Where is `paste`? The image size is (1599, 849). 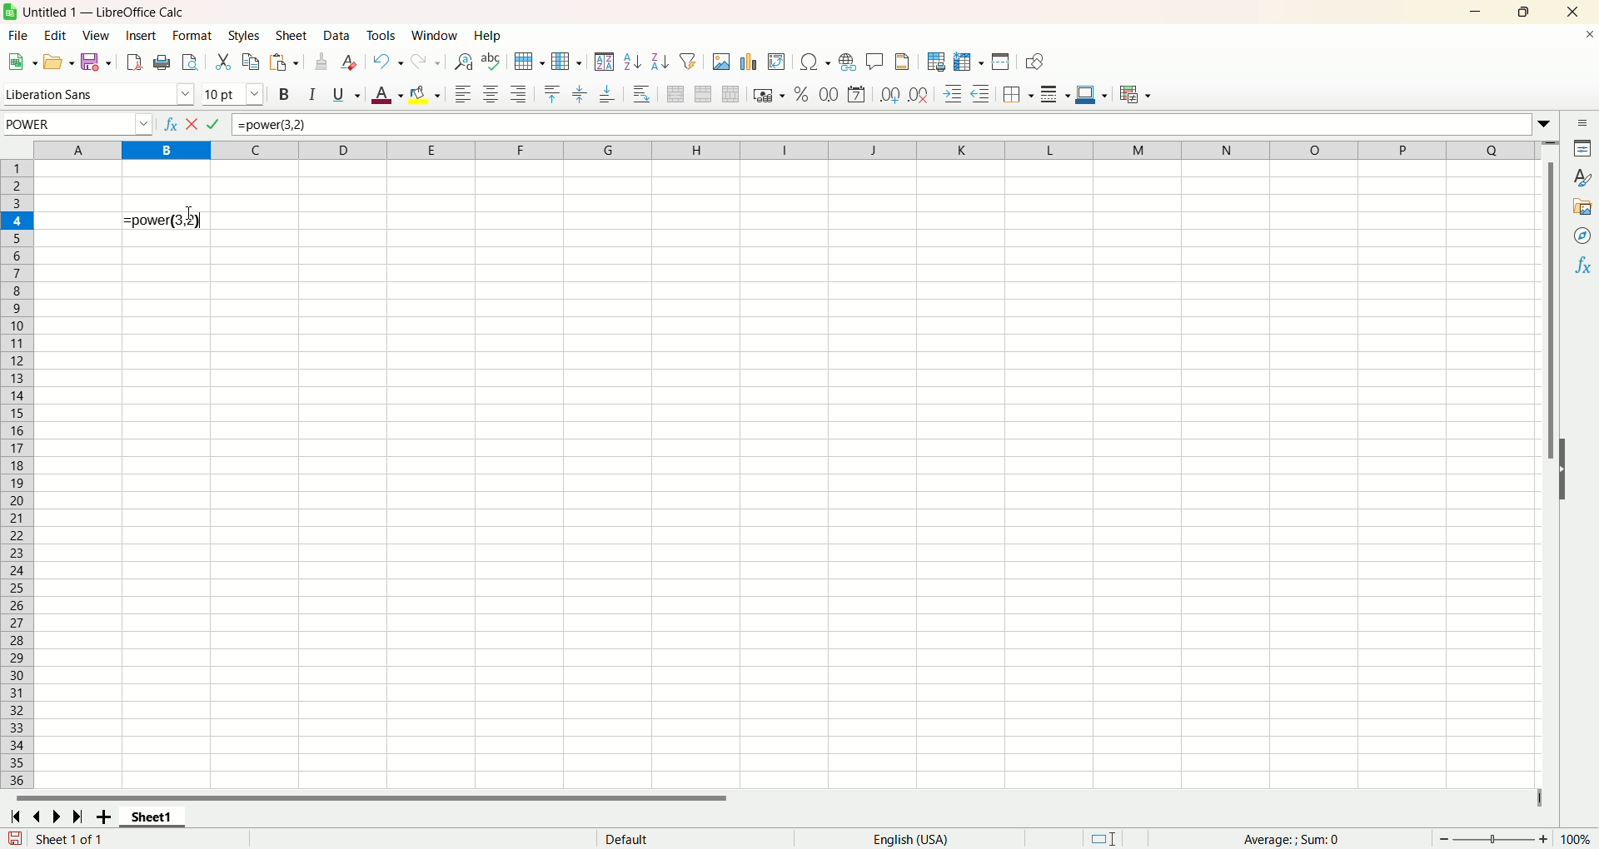
paste is located at coordinates (285, 63).